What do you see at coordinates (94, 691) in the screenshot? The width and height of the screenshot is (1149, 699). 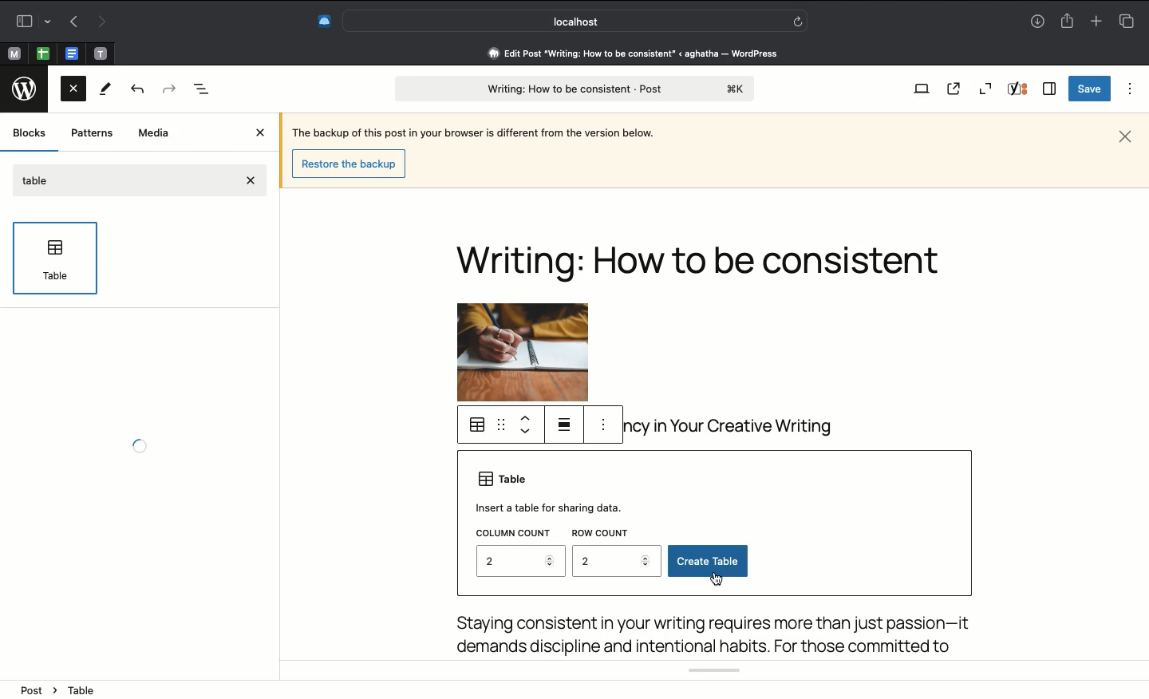 I see `heading` at bounding box center [94, 691].